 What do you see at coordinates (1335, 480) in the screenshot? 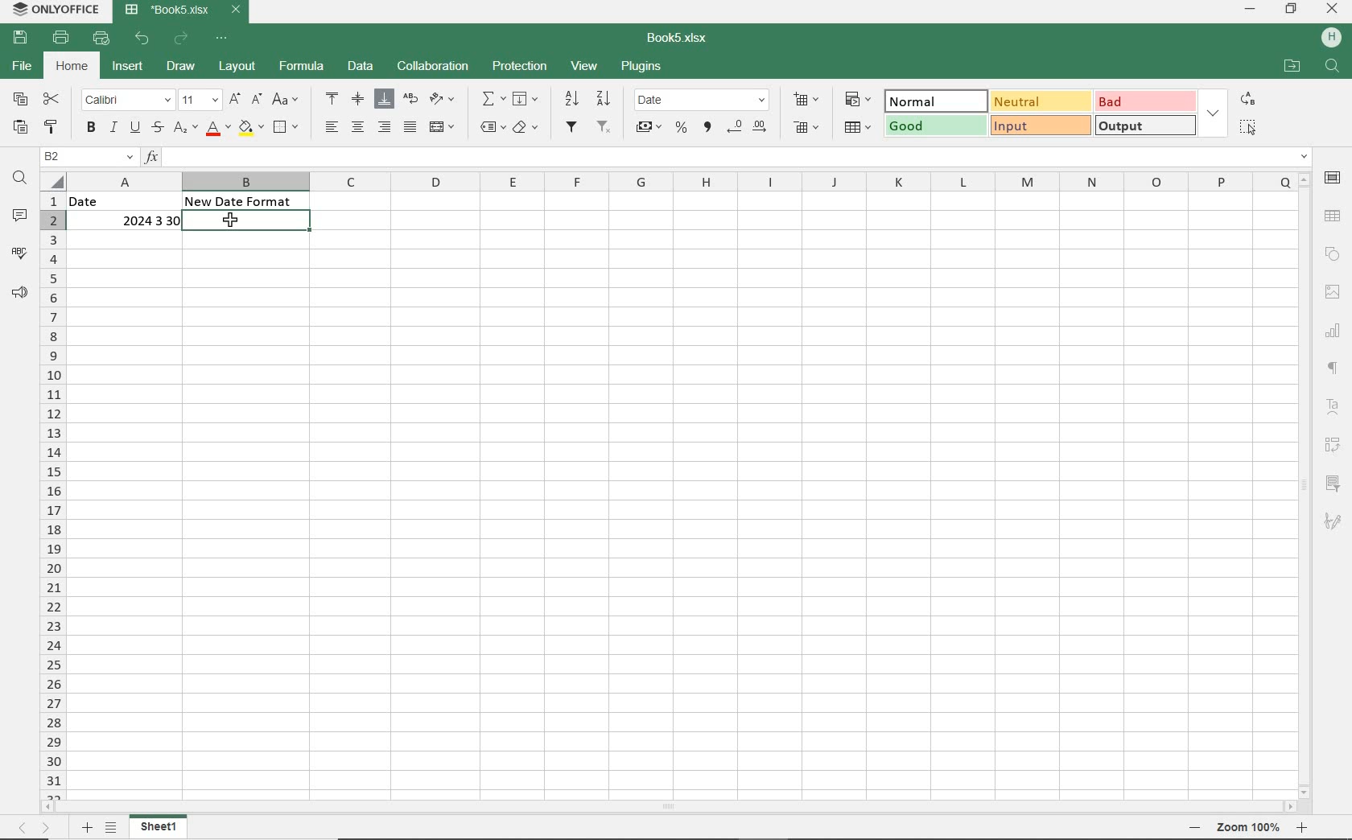
I see `SLICER` at bounding box center [1335, 480].